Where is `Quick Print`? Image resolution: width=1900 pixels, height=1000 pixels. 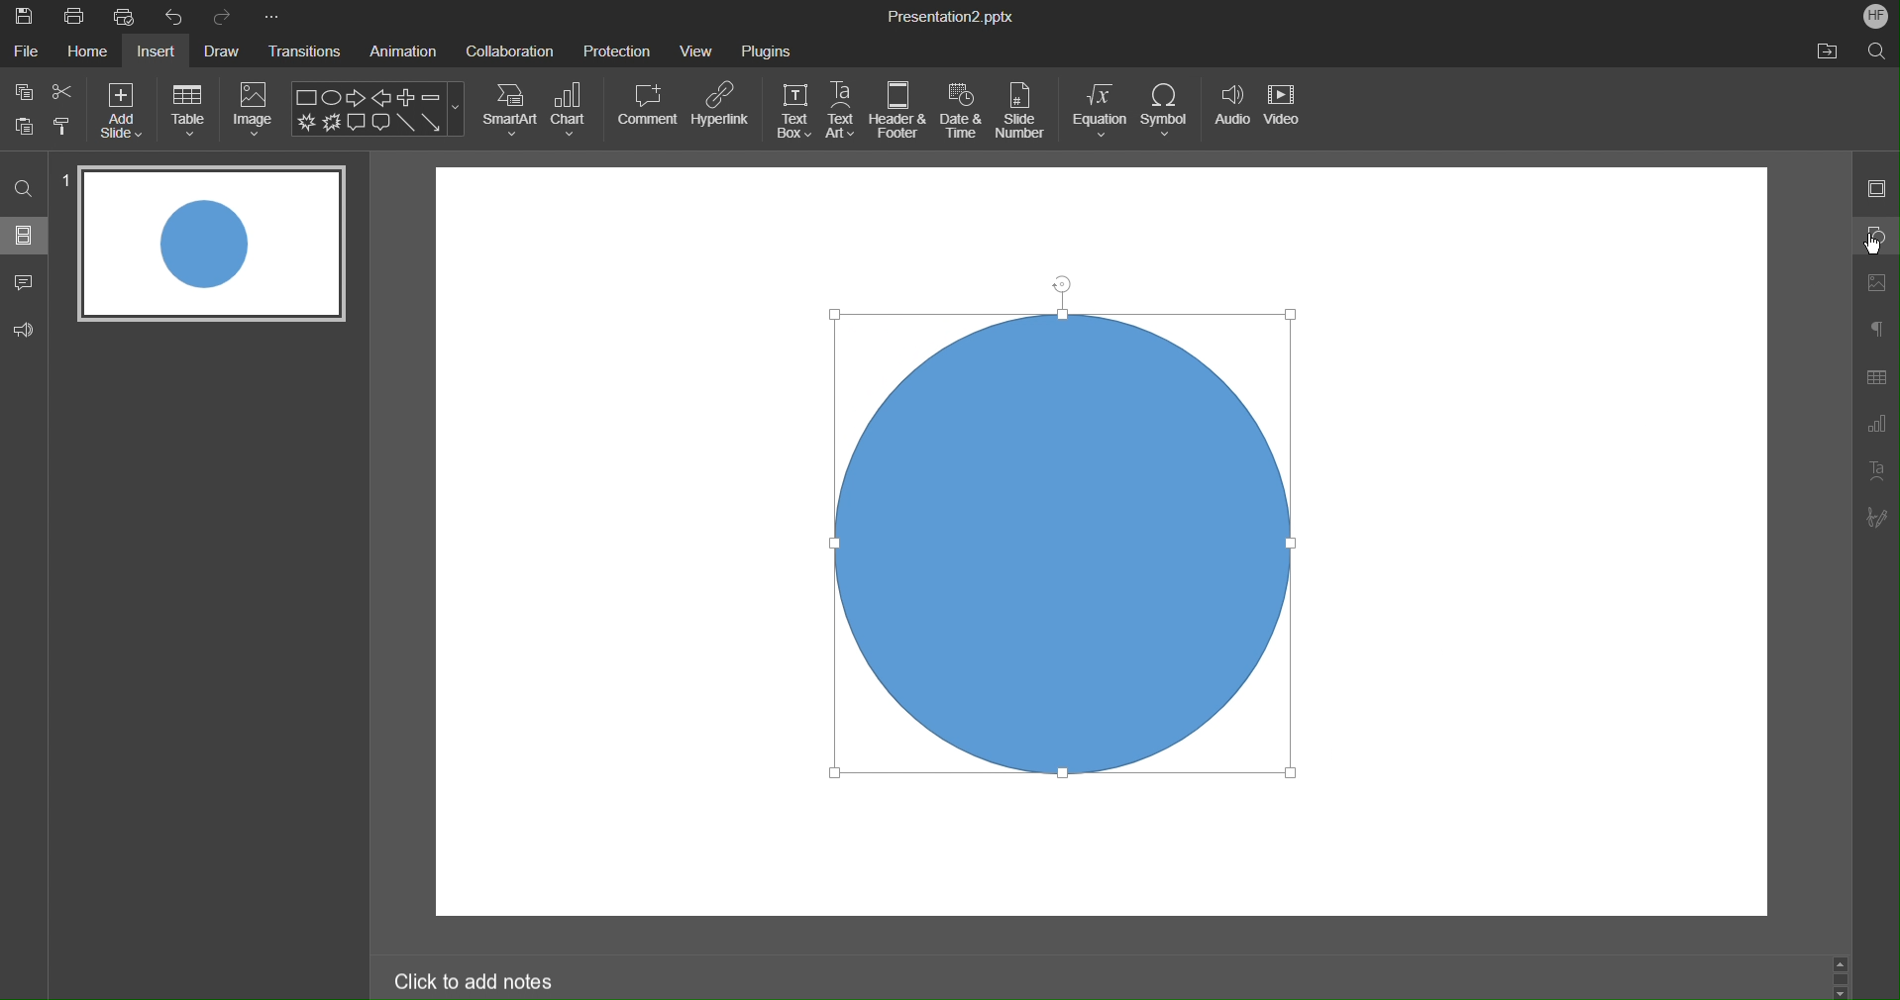
Quick Print is located at coordinates (130, 18).